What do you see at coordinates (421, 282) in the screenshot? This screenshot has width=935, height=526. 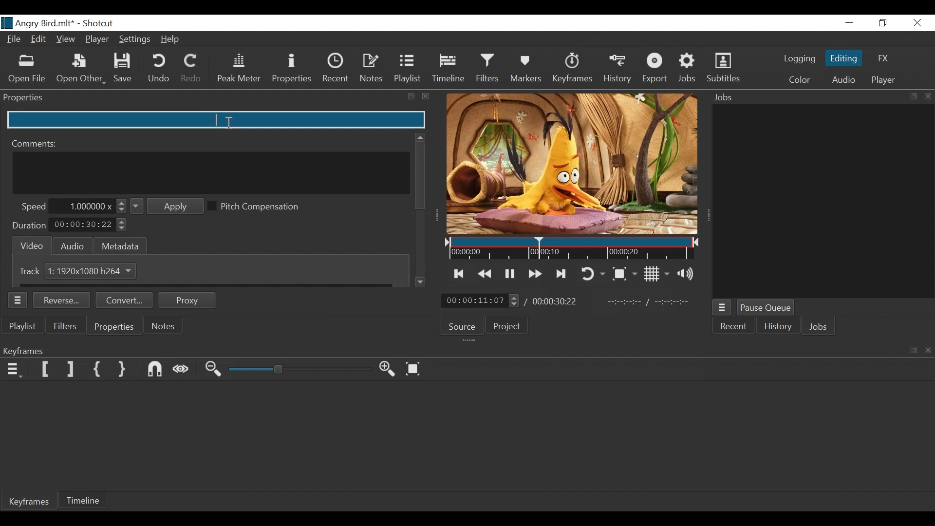 I see `Scroll down` at bounding box center [421, 282].